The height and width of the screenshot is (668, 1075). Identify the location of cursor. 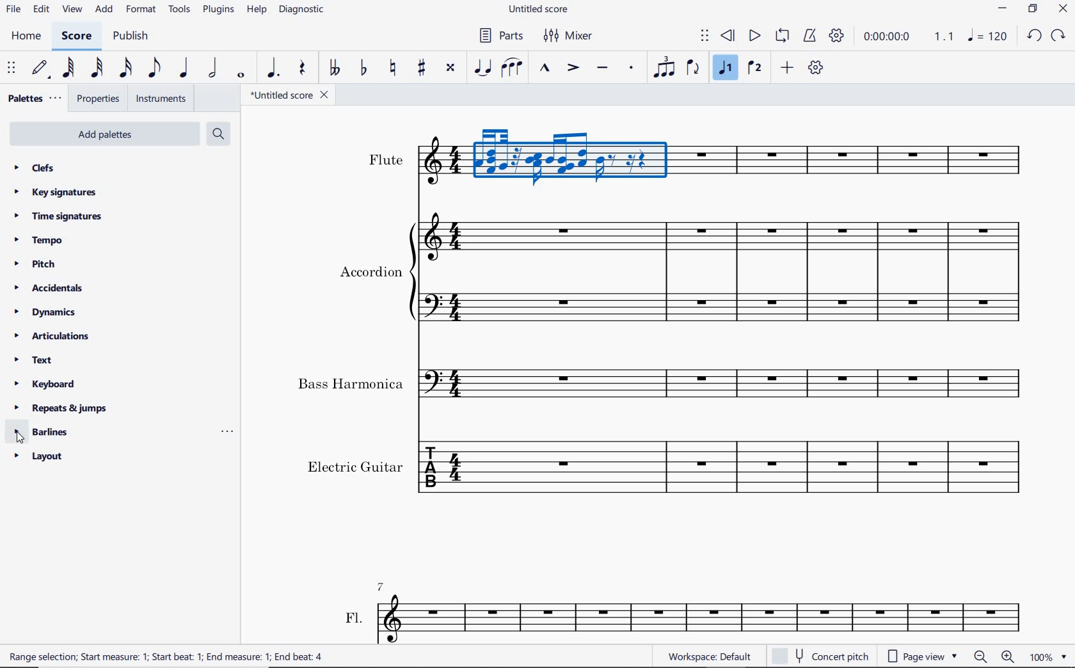
(20, 438).